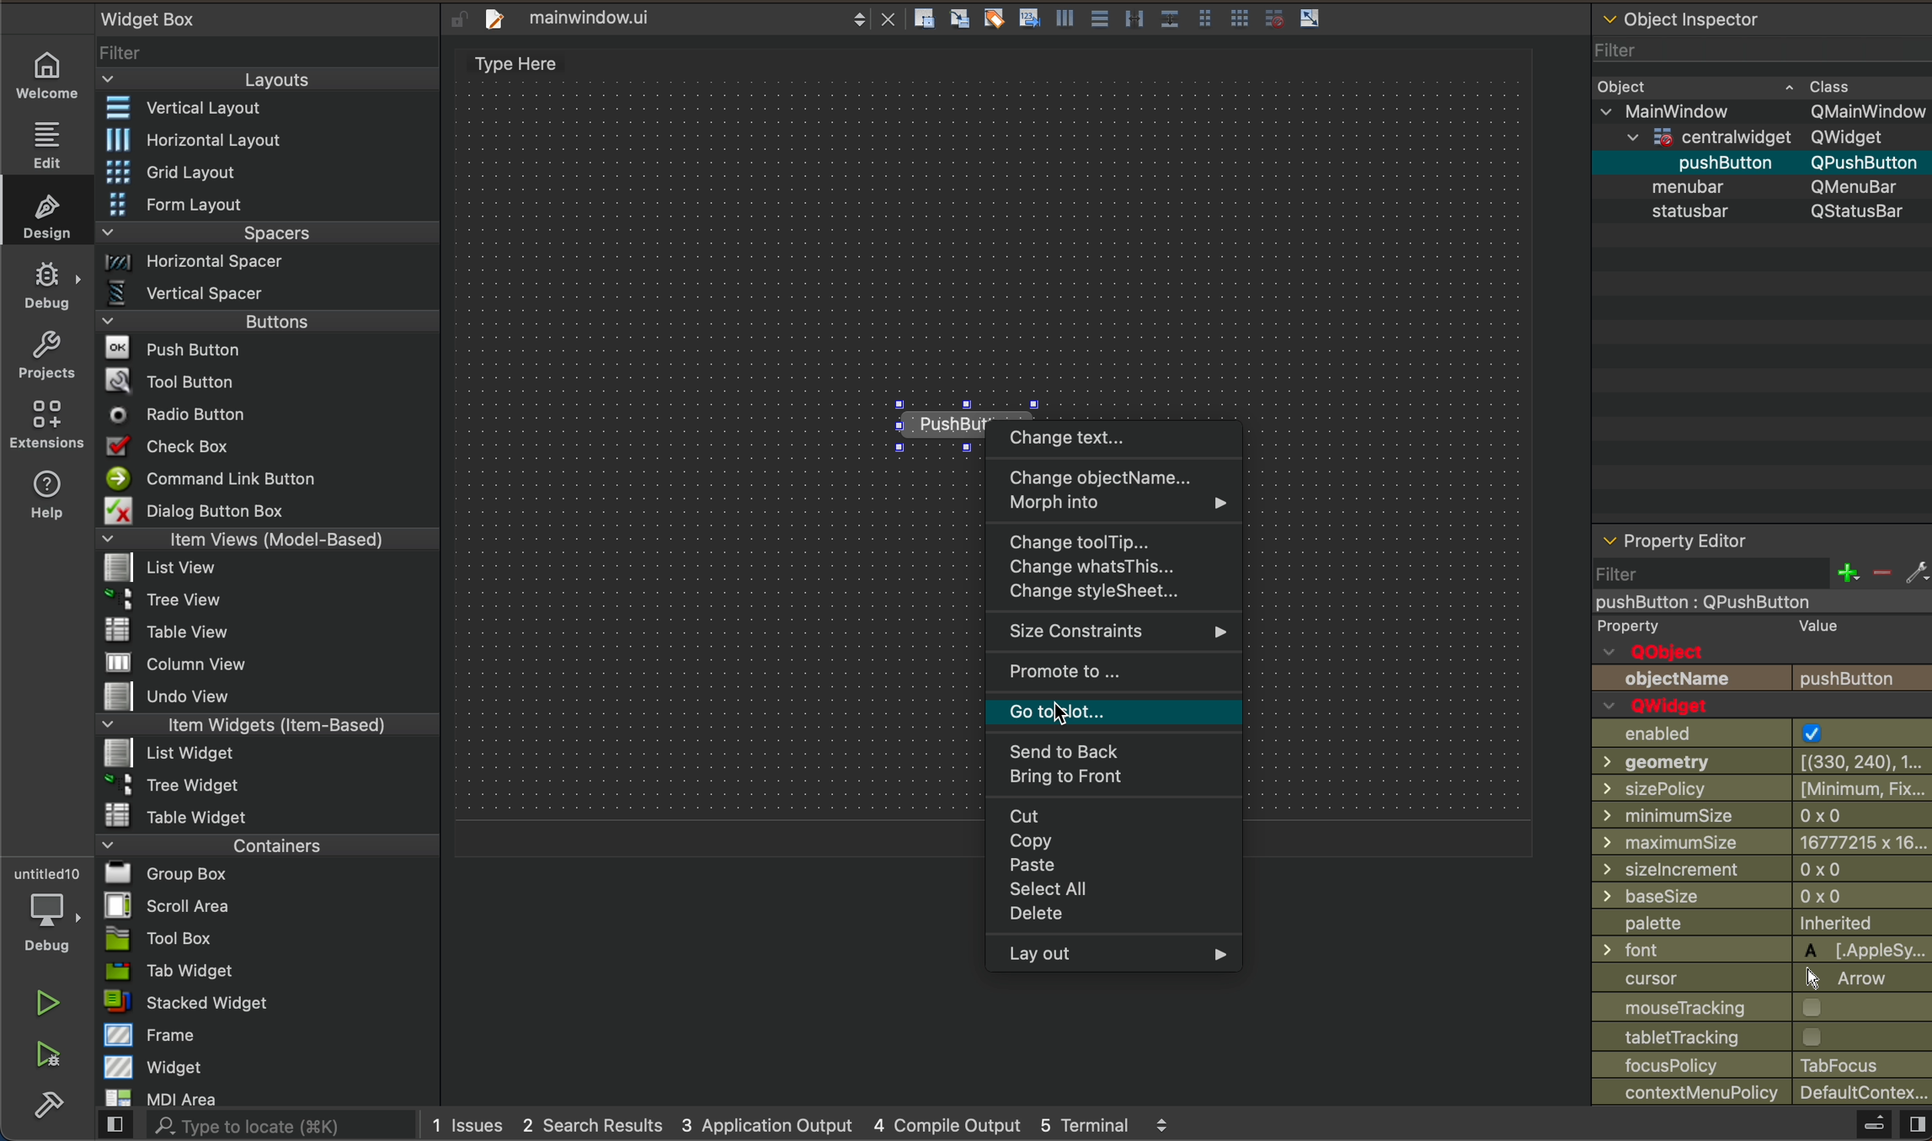 Image resolution: width=1932 pixels, height=1141 pixels. Describe the element at coordinates (1116, 569) in the screenshot. I see `change ` at that location.